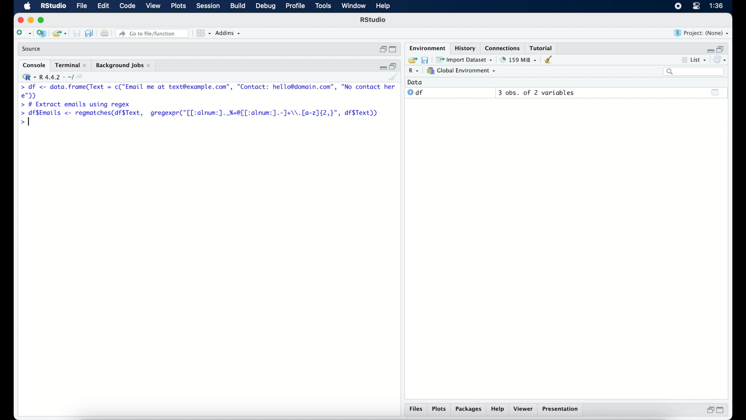  Describe the element at coordinates (19, 19) in the screenshot. I see `close` at that location.